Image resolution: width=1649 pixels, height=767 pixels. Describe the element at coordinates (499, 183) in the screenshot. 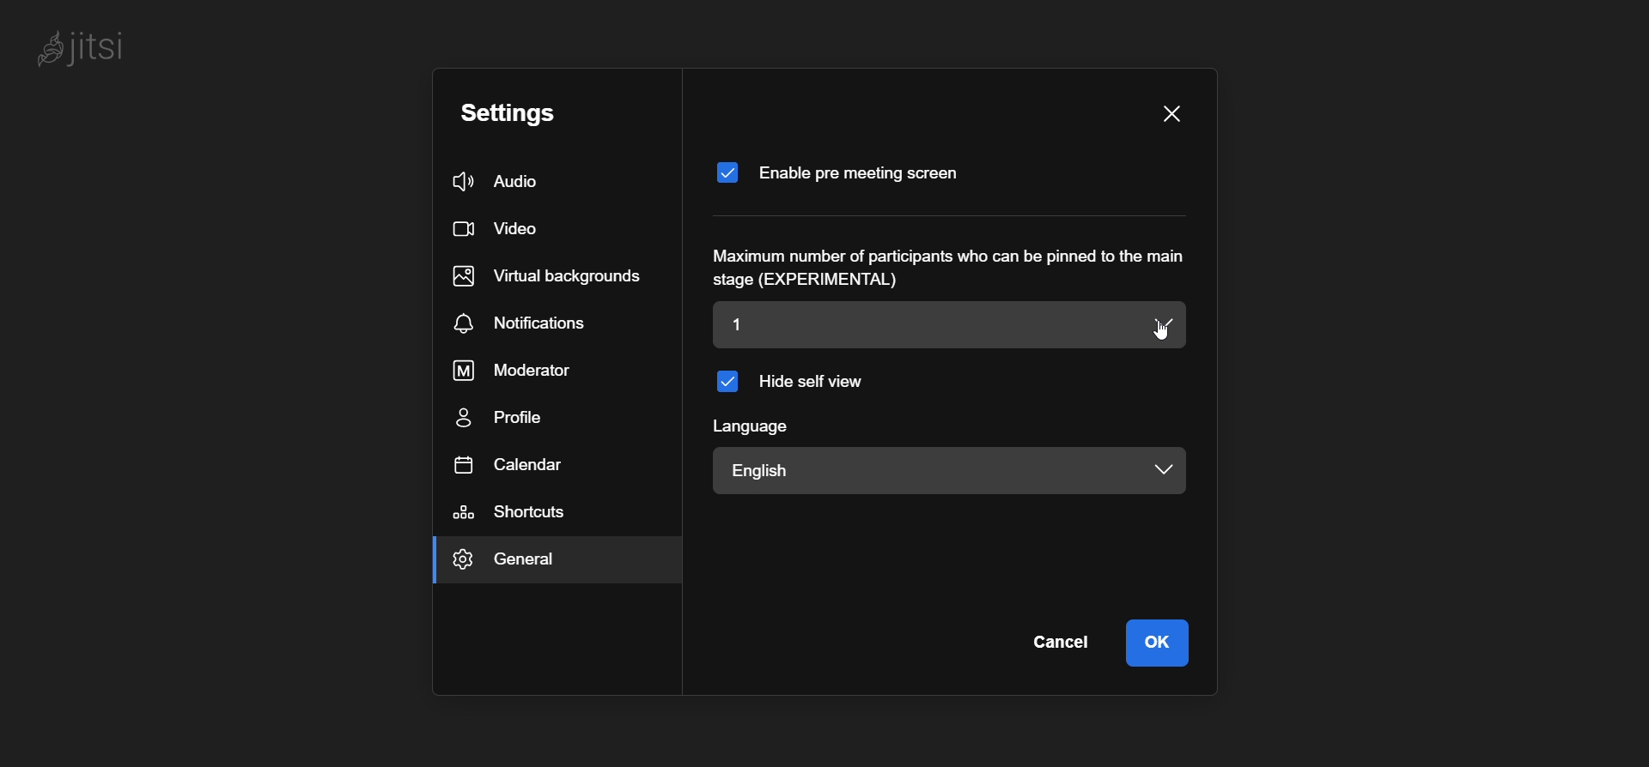

I see `audio` at that location.